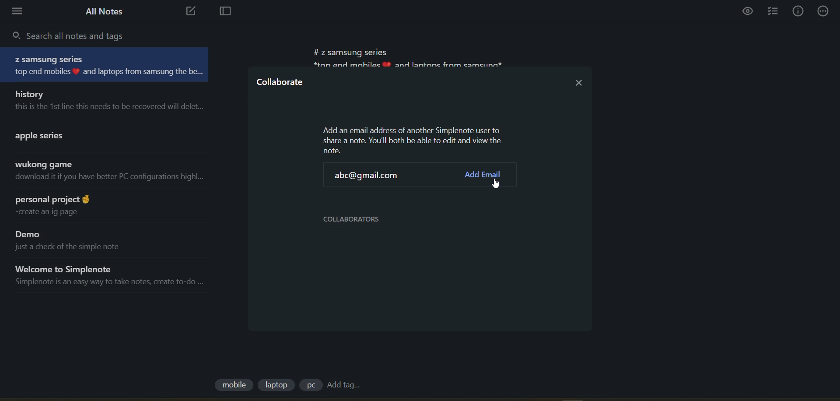 Image resolution: width=840 pixels, height=401 pixels. I want to click on cursor, so click(497, 184).